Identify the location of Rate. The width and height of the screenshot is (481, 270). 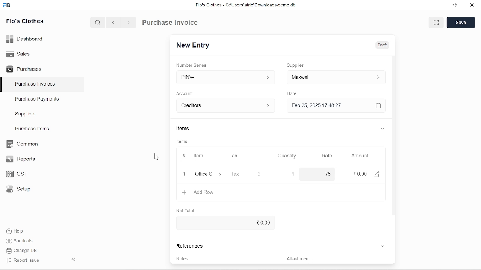
(326, 156).